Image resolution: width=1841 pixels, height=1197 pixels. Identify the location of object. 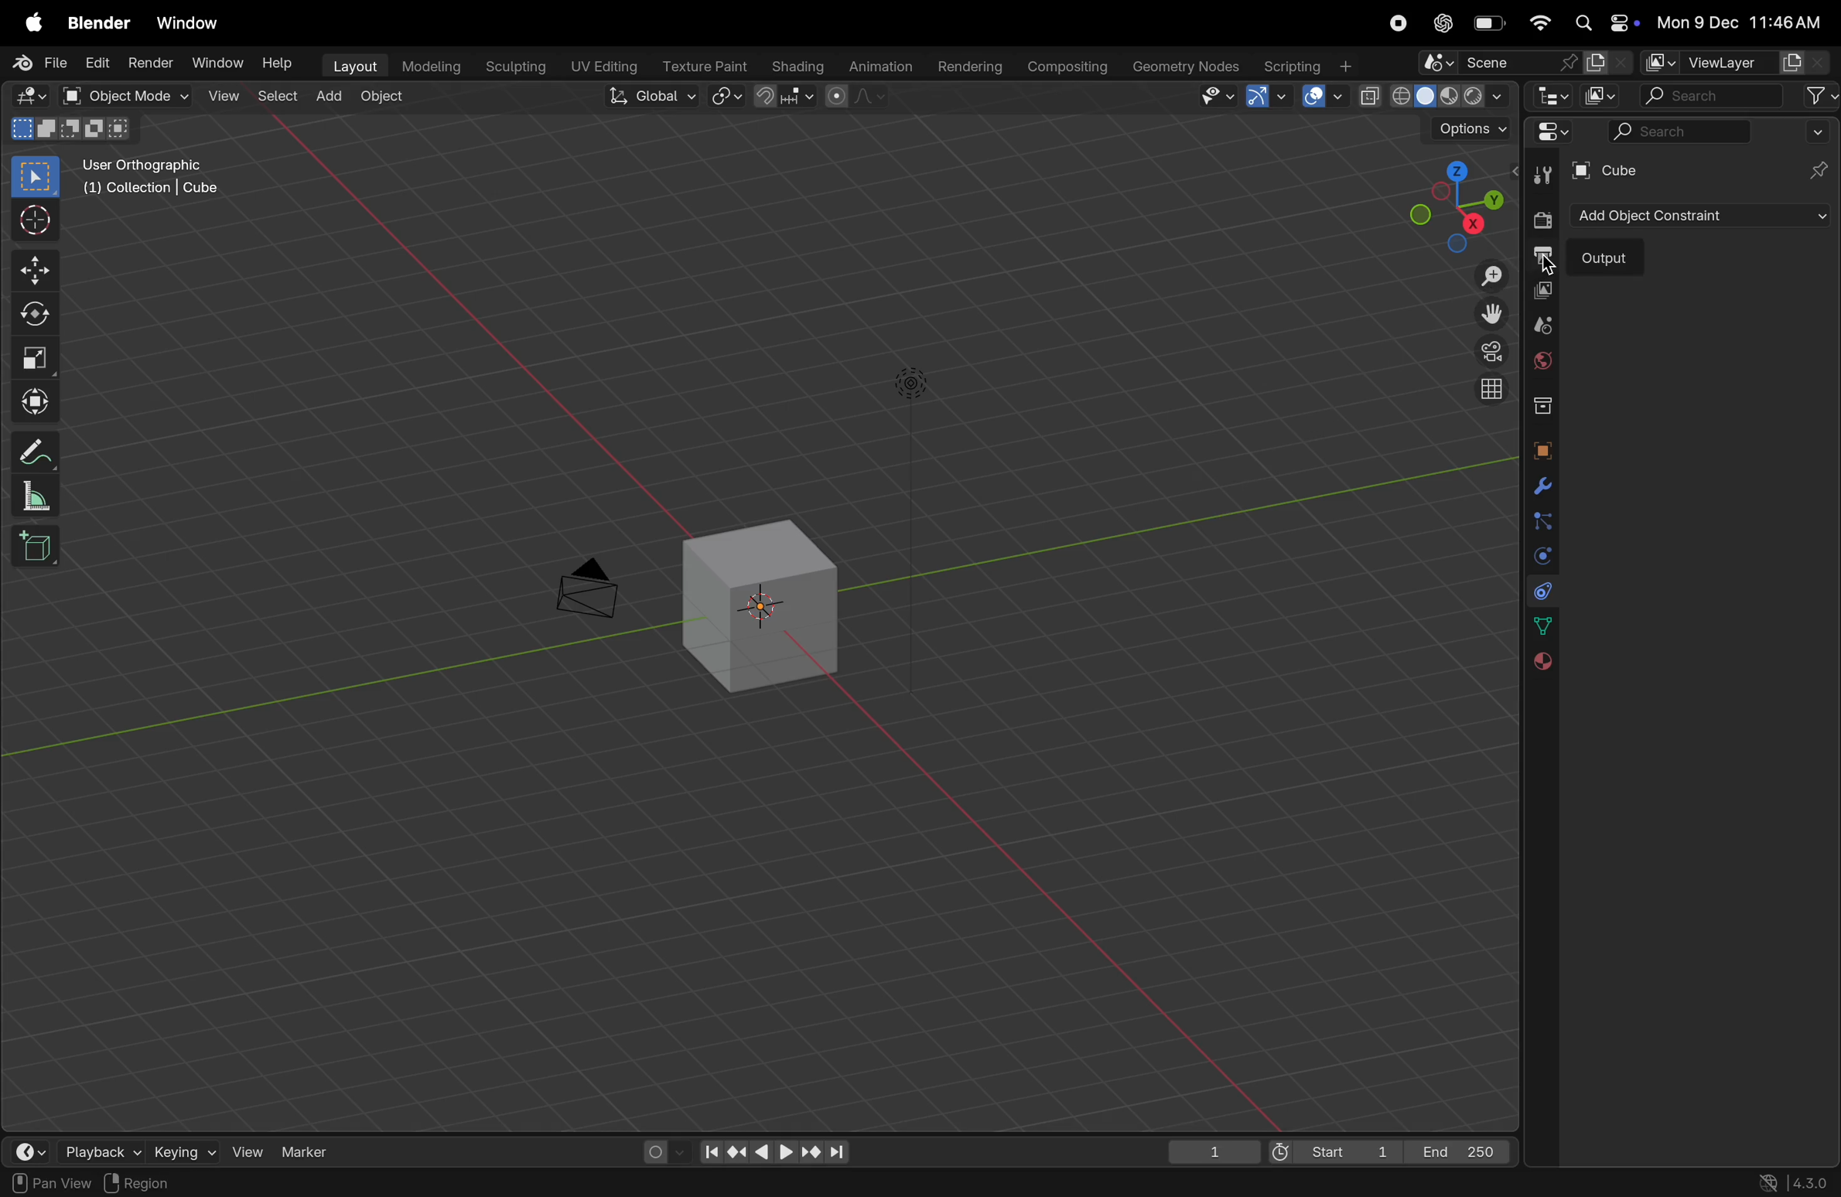
(379, 100).